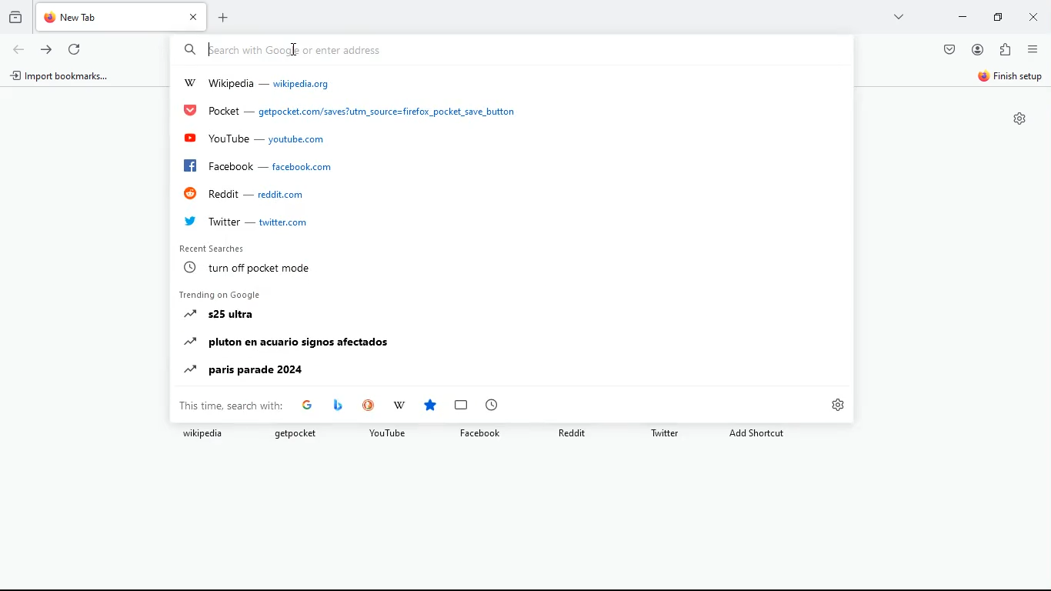 The width and height of the screenshot is (1051, 591). Describe the element at coordinates (352, 111) in the screenshot. I see `Pocket — getpocket.com/saves?utm_source=firefox_pock` at that location.